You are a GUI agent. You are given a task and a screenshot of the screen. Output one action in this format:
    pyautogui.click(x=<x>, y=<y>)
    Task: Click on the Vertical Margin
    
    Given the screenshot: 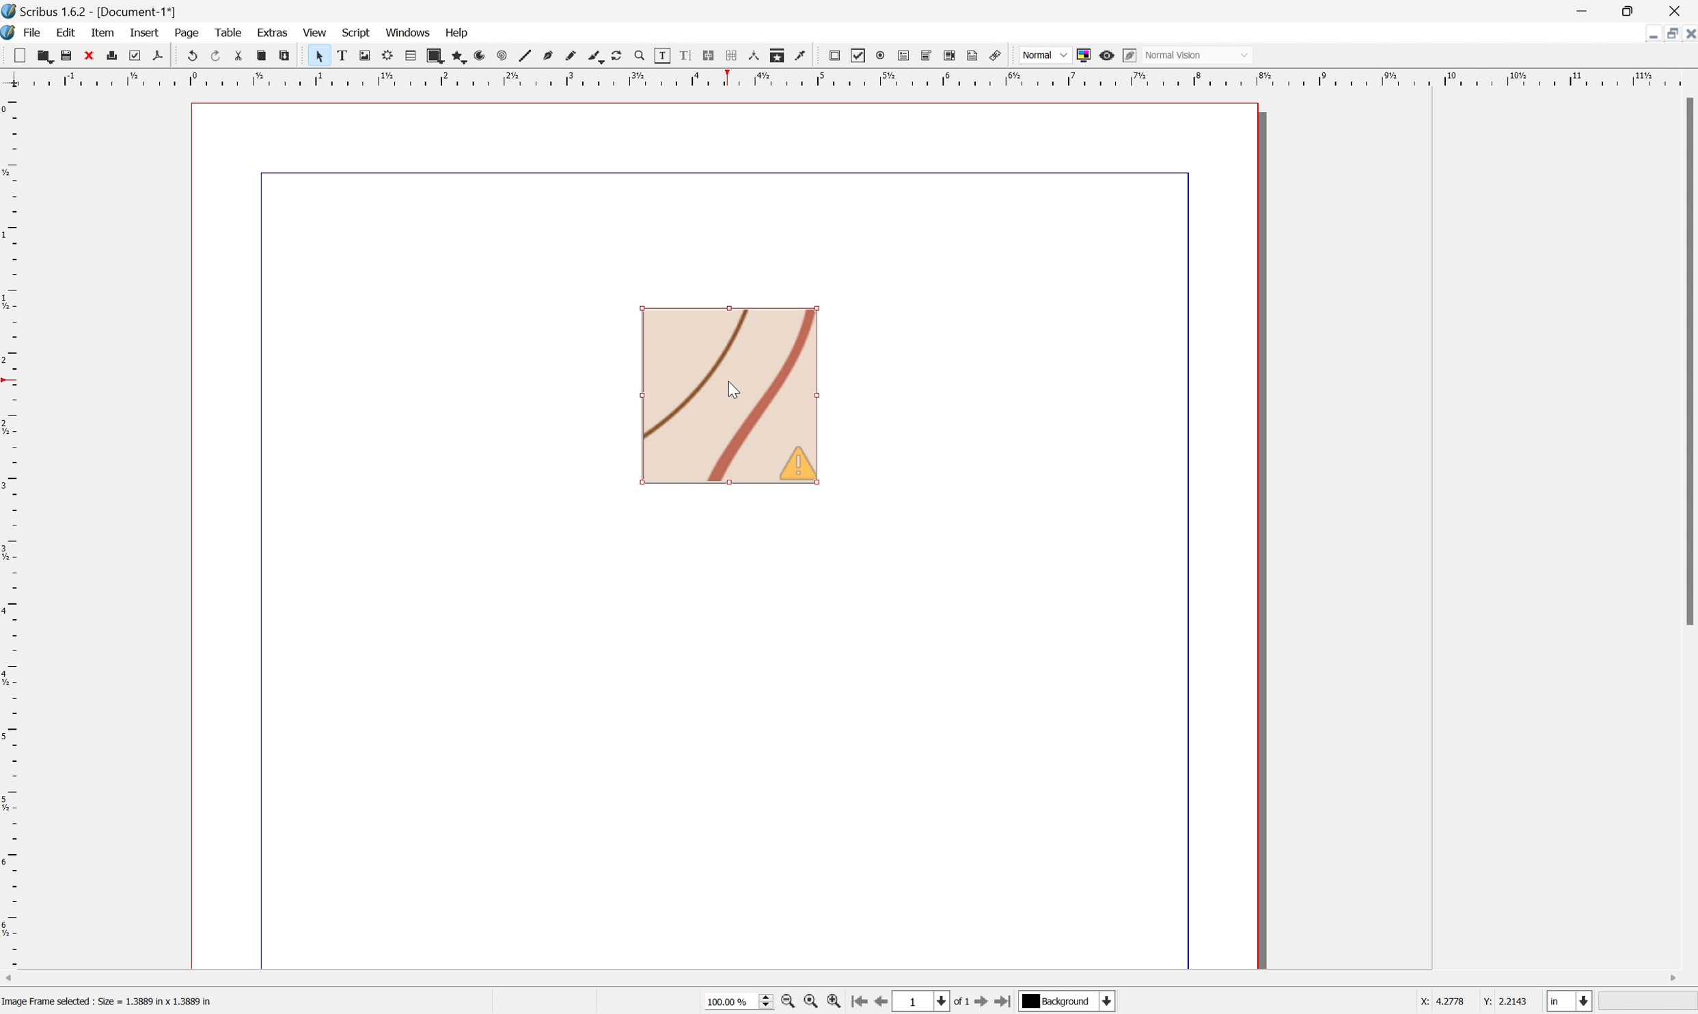 What is the action you would take?
    pyautogui.click(x=11, y=533)
    